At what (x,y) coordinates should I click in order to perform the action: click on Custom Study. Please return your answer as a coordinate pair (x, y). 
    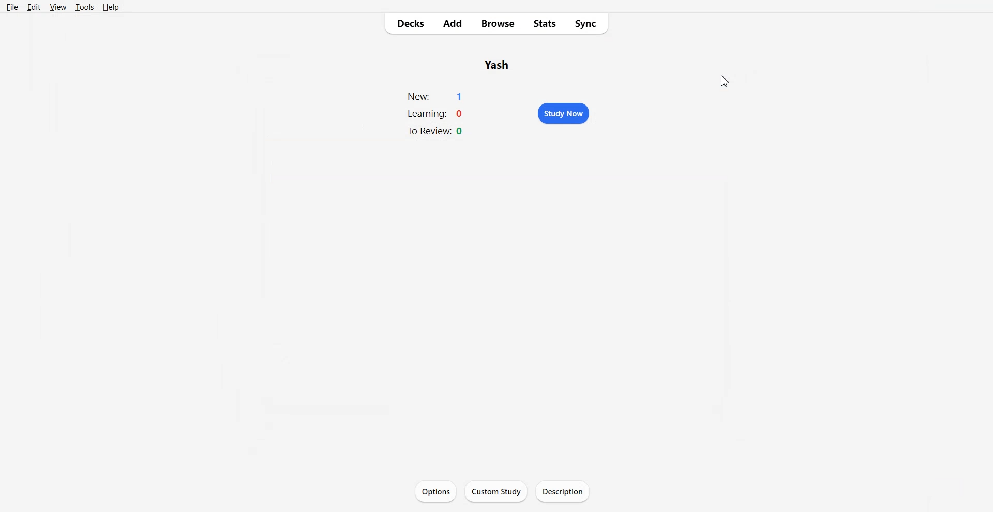
    Looking at the image, I should click on (496, 491).